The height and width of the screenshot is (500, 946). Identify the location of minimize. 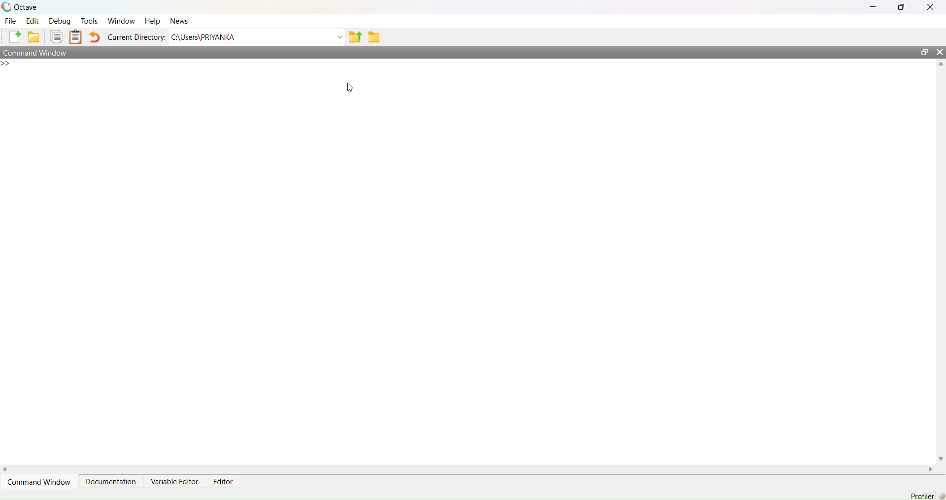
(873, 7).